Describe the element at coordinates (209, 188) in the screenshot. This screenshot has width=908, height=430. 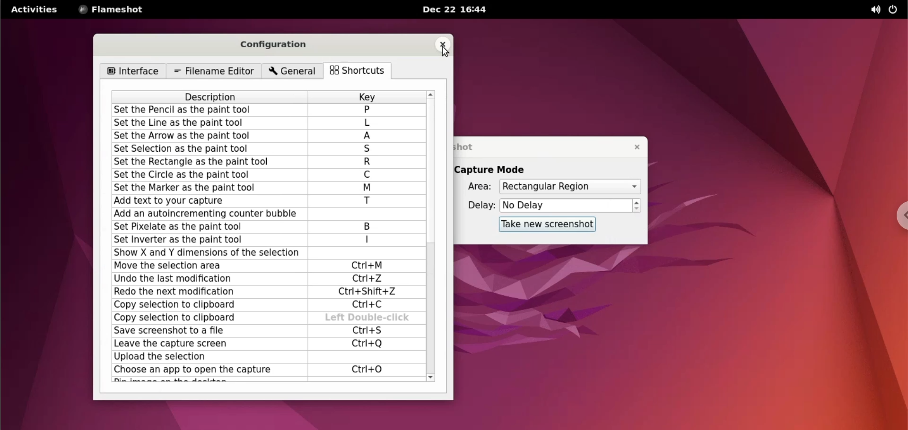
I see `set the marker as the paint tool` at that location.